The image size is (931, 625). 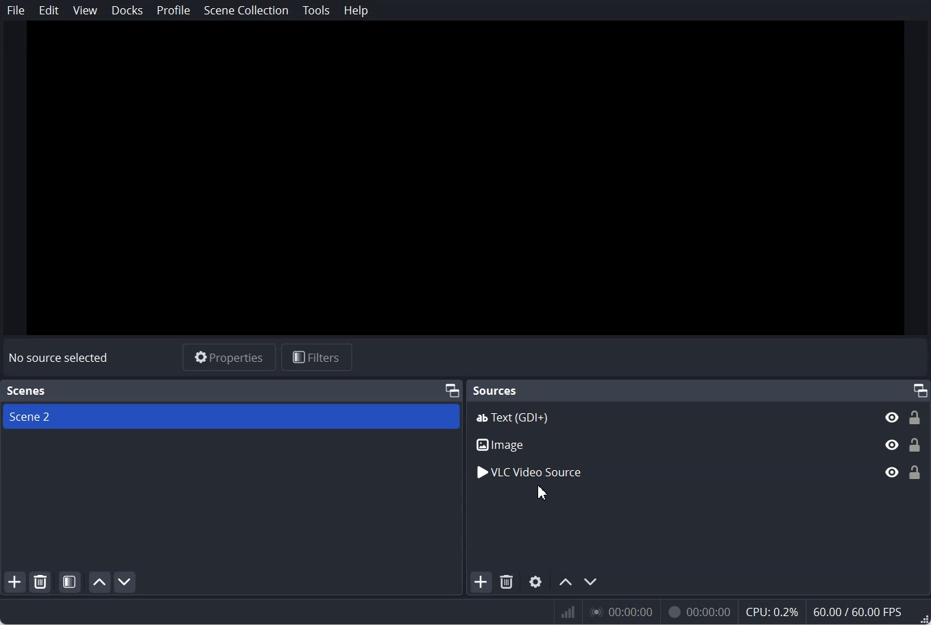 What do you see at coordinates (15, 580) in the screenshot?
I see `Add Scene` at bounding box center [15, 580].